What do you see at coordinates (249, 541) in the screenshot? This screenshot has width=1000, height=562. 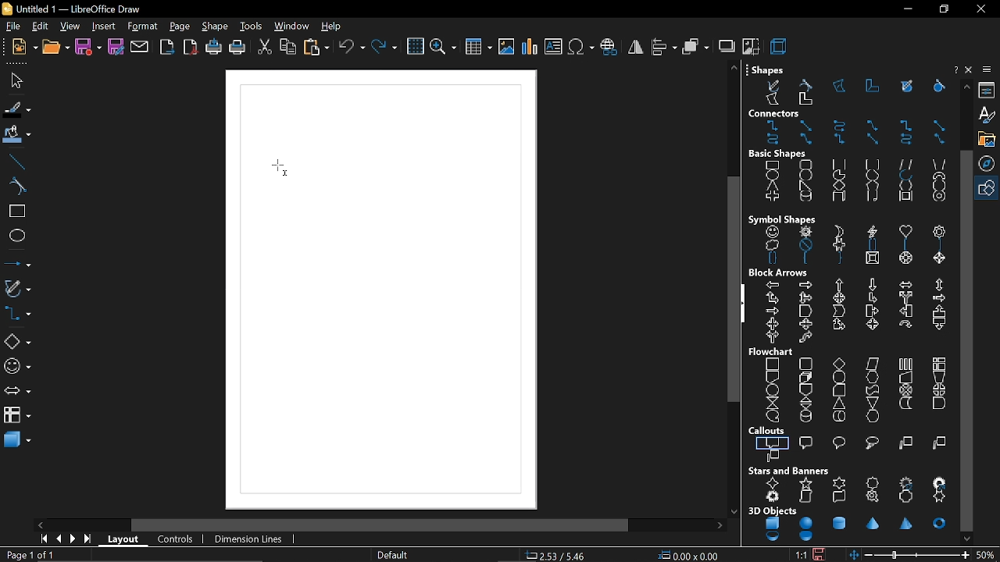 I see `dimension lines` at bounding box center [249, 541].